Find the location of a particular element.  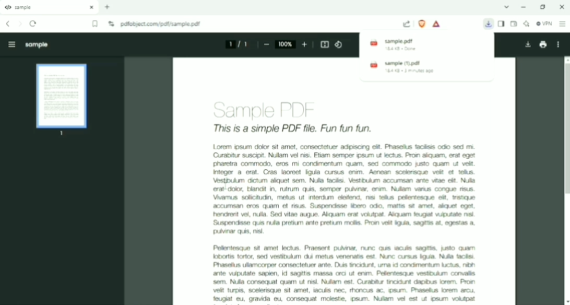

Lorem ipsum dolor sit amet, consectetuer adpscing eit. Phasellus tacksis odo sed mi.
Curabitur suscipt. Nullam vel nis. Efiam semper psum ut lectus. Pron aiuam, erat eget
pharetra commodo, ros mi condimentum quam, sec COmMOCO SIO Quam uf vel.
Integer a eral. Cras laoreet guia cursus enim. Aenean scslersque vet ef teks.
Vestioubm dictum aliquot sem. Nulla facisi. Vestbukm accumsan ante wiae eit. Nua
erat’ dolor, blandit in, rutrum quis, semper punar, enem. Nulam vans COgue Mss.
Vhamus soliciudin, melus ut interdum eledend, nsi teks pellentesque of, Irstque
accumsan eros quam of risus. Suspendisse Ibe odo, matts st amet, akquet eget,
‘hendrerit ve, nulla. Sed vitae augue. Alquarm erat vokitpat. Alam feugat waptate ns
Suspendisse quis nulla pretum ante pretium mols. Pron vest ku, sages at, egestas a.
uve quis, nil

Polontesque si ame lectus. Praesent pubinar, nunc us acs sagt, sto quam
lobortis tortor, sed vestibulum dul metus venenatis est. Nunc cursus igus. Nua tacks
Phasefus ullamcorper consectetuer ante. Dus tincidunt, uma i conamenturm kictus, nibh
ante vuputate sapien, Id sagitis massa orci ut enn. Pefentesque vestioukm Convalls
‘sem. Nulla consequat quam ut nisl, Nullam est. Curabitur tincidunt dapibus lorem. Pron
eit turpis, scelerisque Si Amel, iacuiis nec, oncus ac. sum. Praselus lorem arcu.
feugiat eu, gravida eu, consequat molestie, ipsum. Nullam vel est ut sum vohspat is located at coordinates (343, 222).